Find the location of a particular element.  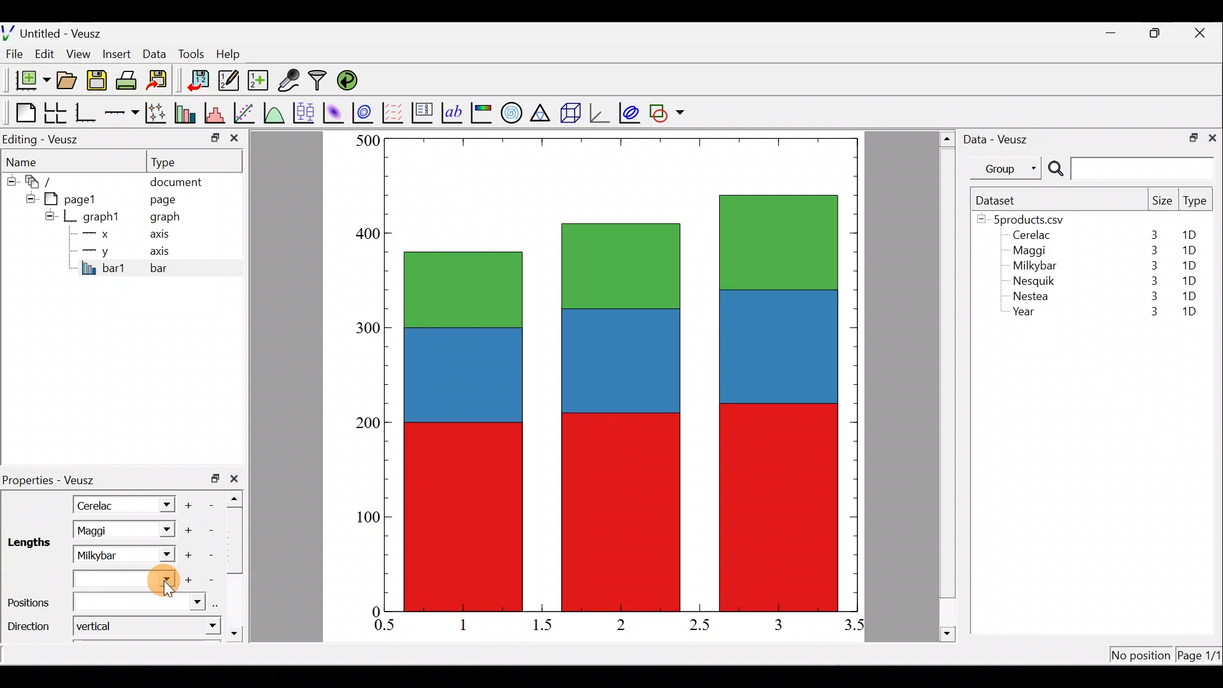

Size is located at coordinates (1162, 201).